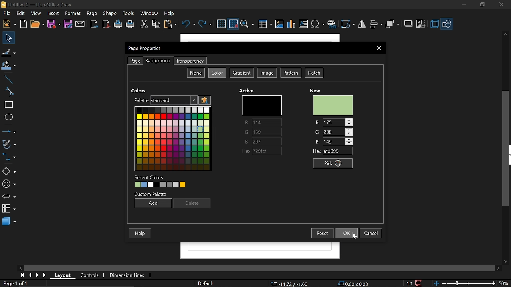 The height and width of the screenshot is (287, 511). Describe the element at coordinates (332, 24) in the screenshot. I see `Insert hyprelink` at that location.